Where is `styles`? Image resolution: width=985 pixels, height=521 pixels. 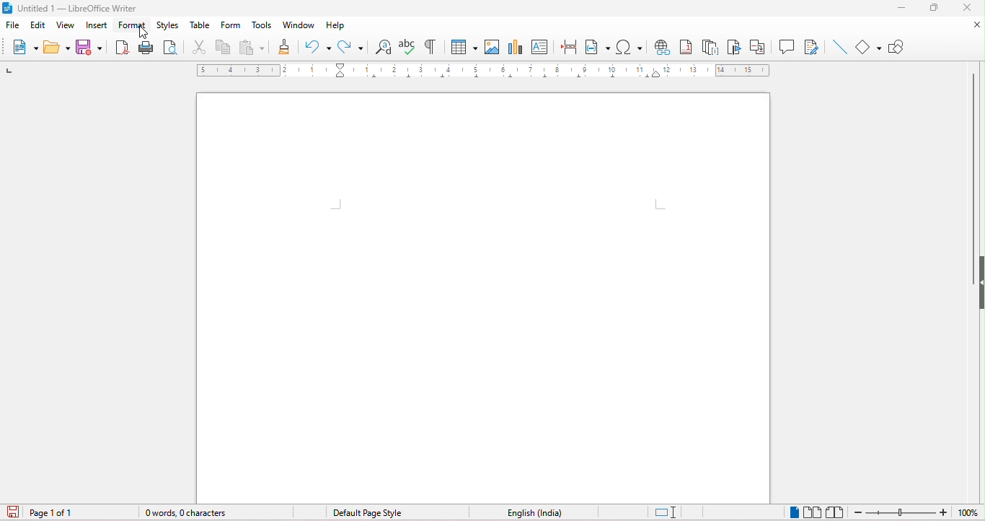
styles is located at coordinates (170, 27).